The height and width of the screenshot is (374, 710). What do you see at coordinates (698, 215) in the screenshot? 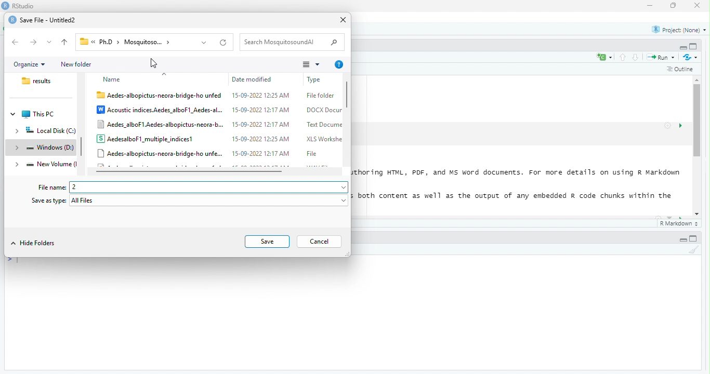
I see `scroll down` at bounding box center [698, 215].